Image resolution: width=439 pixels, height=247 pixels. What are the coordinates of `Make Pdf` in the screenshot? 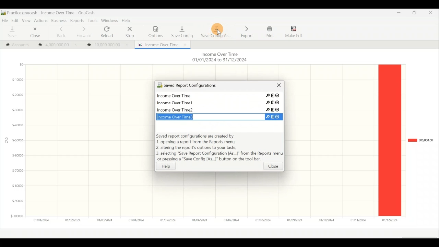 It's located at (294, 31).